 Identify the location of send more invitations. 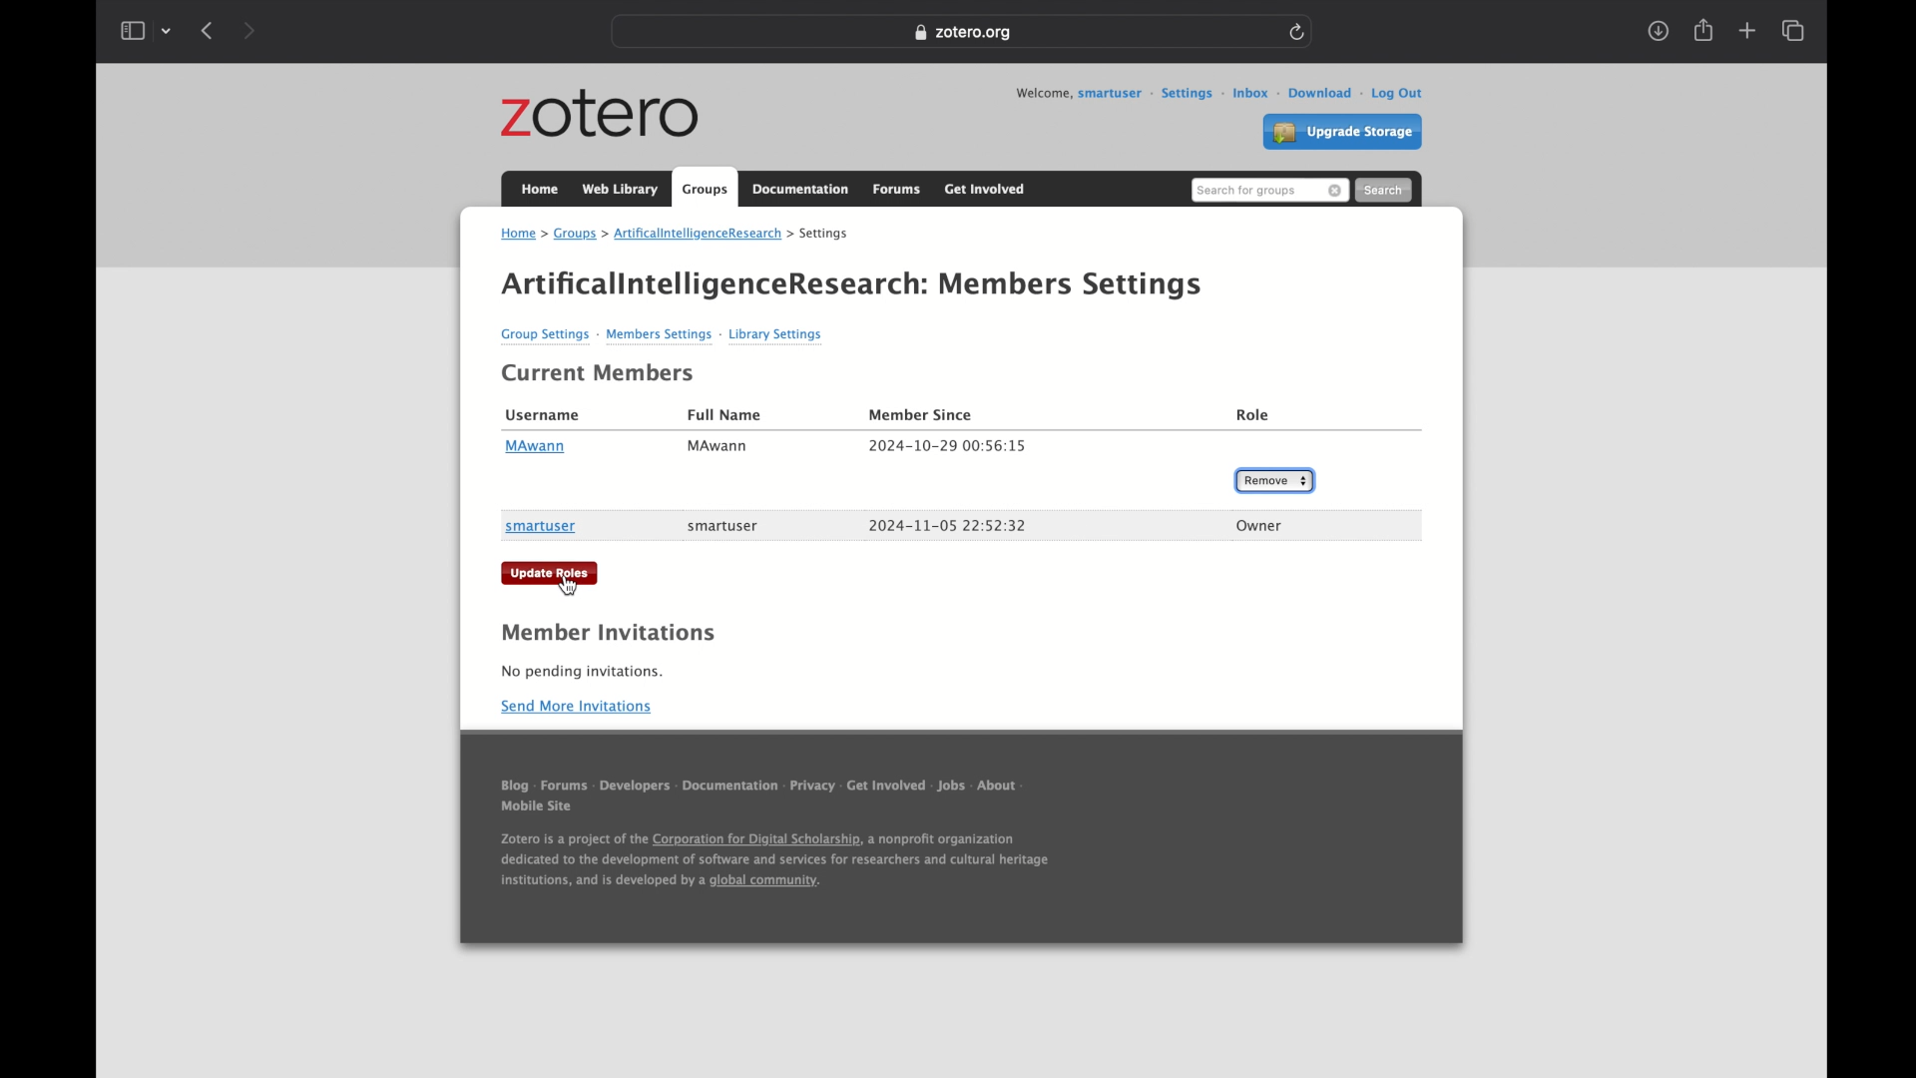
(578, 707).